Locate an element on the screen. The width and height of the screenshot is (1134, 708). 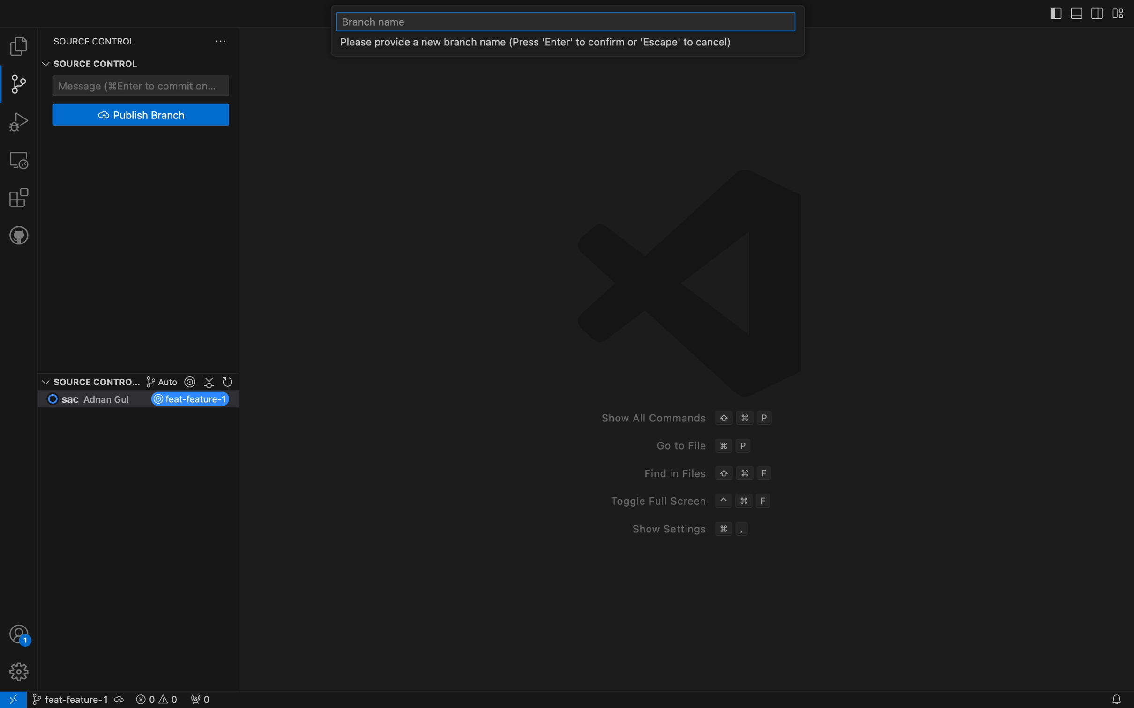
Source control is located at coordinates (88, 54).